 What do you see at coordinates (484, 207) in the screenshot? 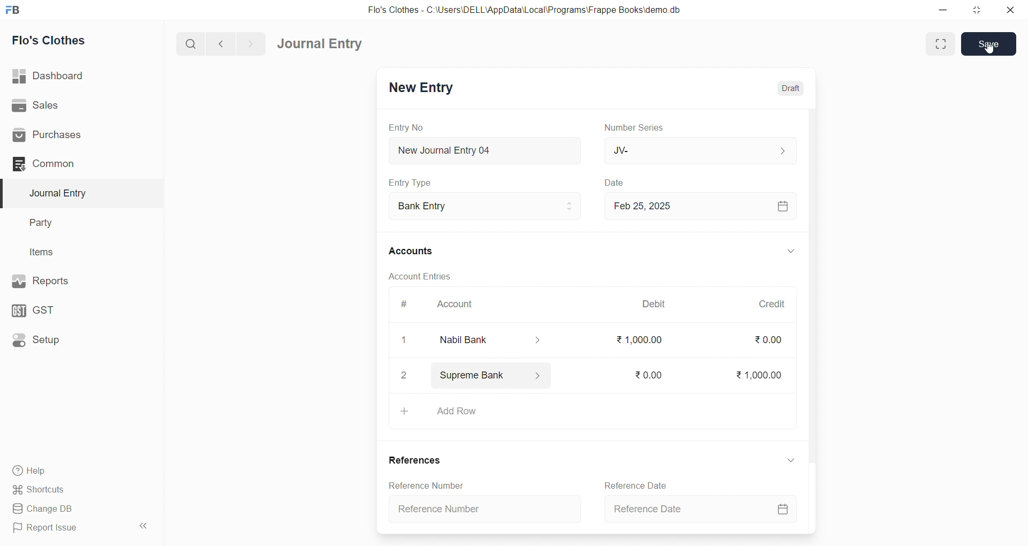
I see `Bank Entry` at bounding box center [484, 207].